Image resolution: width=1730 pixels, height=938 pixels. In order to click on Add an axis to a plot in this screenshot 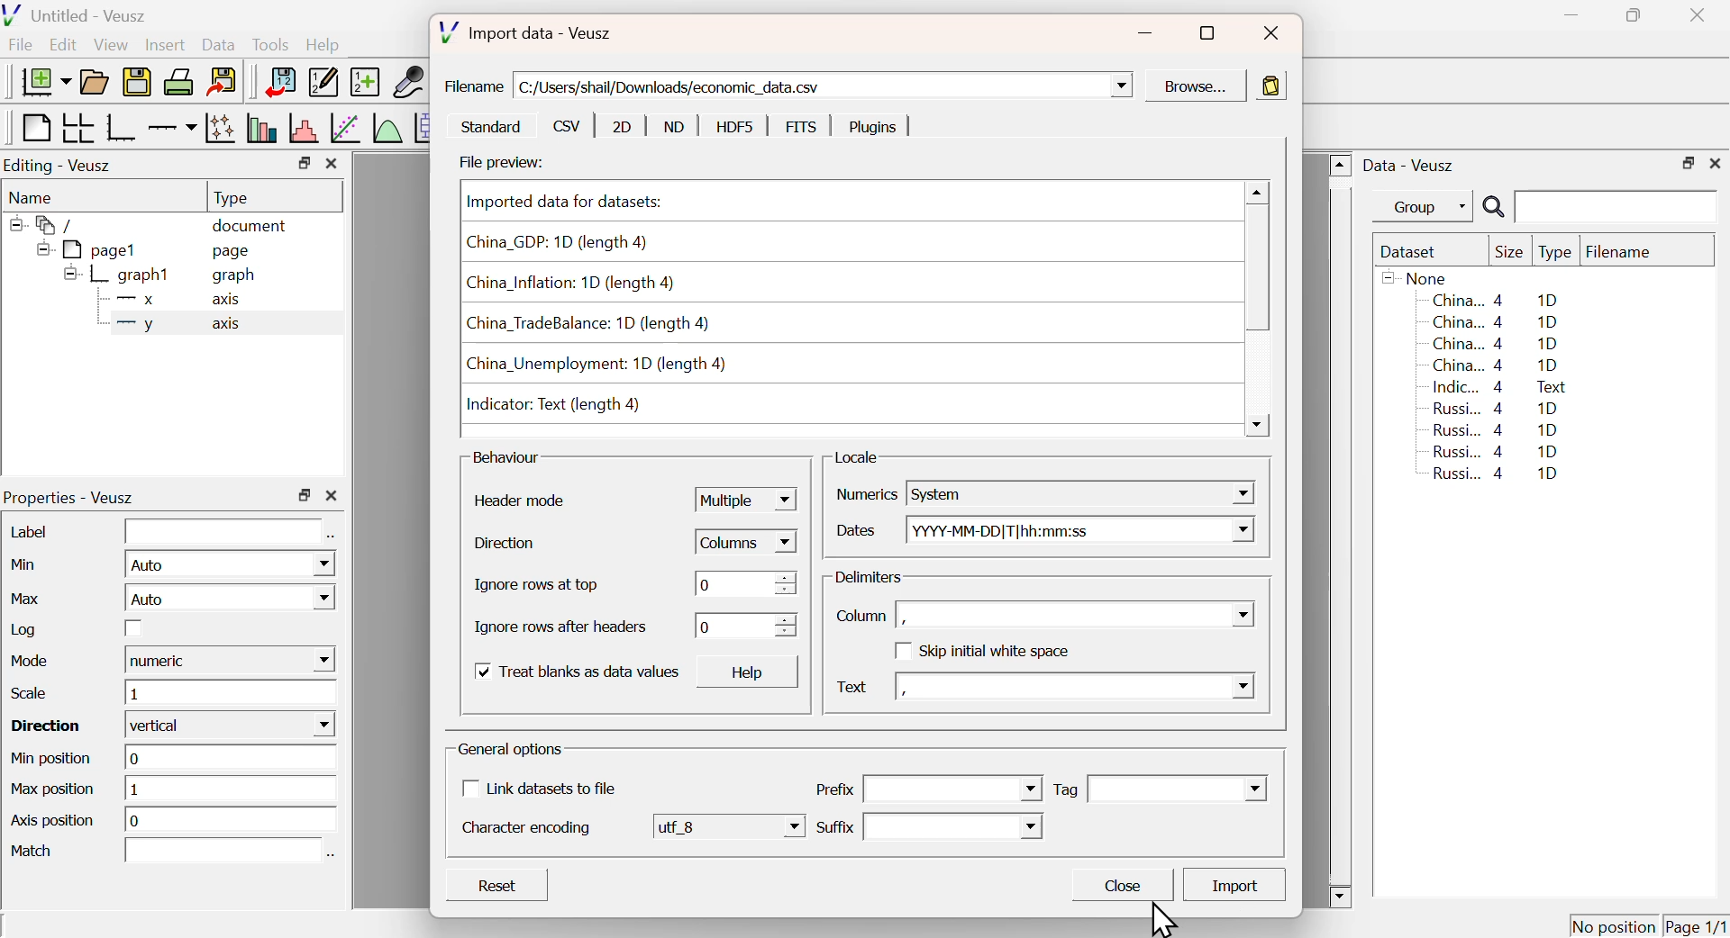, I will do `click(171, 130)`.